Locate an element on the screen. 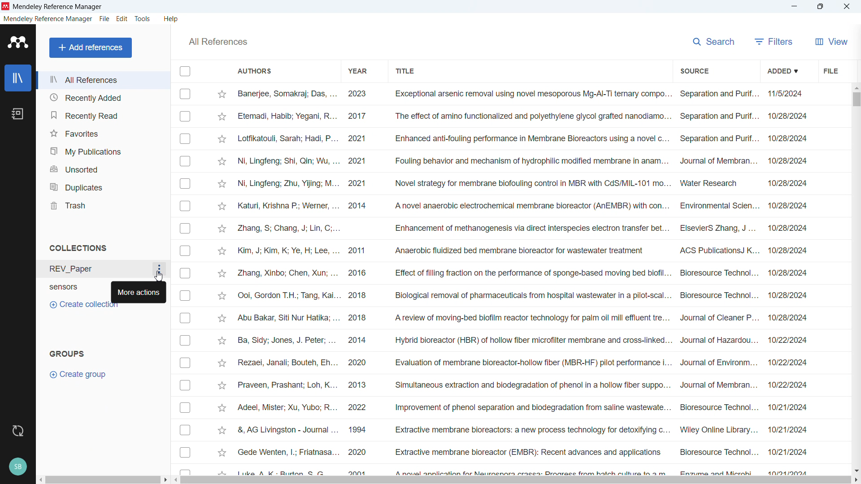  Create collection is located at coordinates (83, 305).